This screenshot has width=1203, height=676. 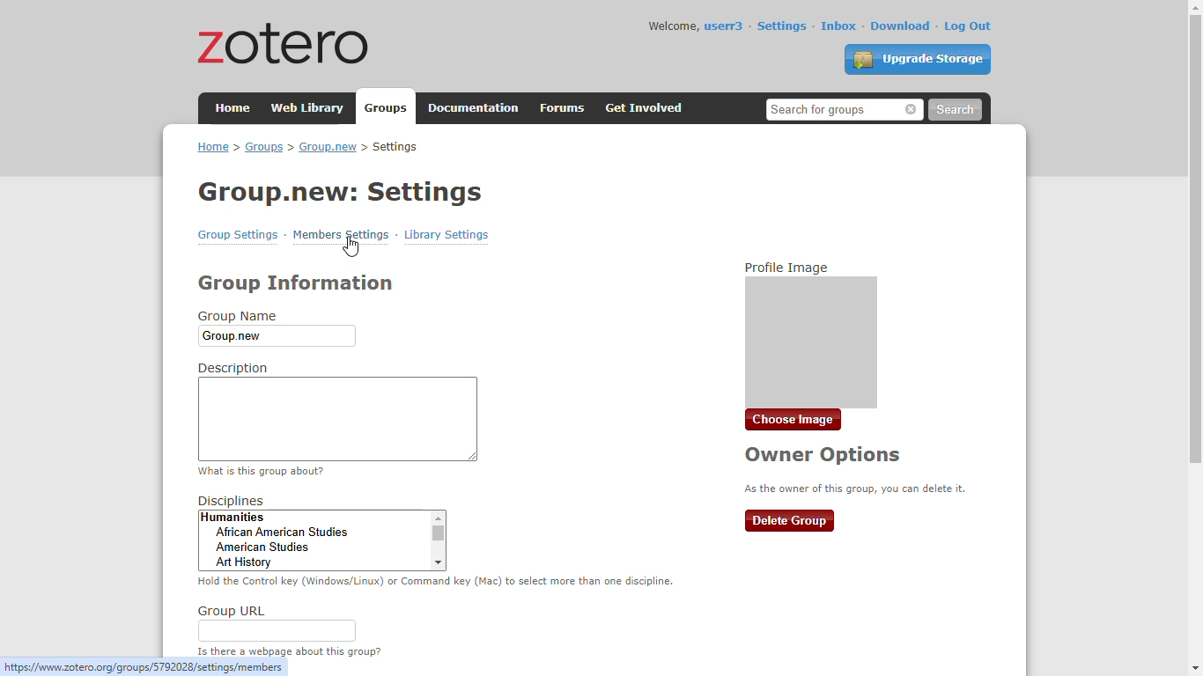 I want to click on cursor, so click(x=352, y=247).